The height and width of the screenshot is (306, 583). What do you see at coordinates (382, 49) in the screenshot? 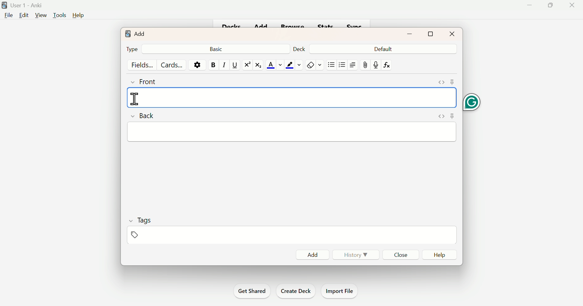
I see `Default` at bounding box center [382, 49].